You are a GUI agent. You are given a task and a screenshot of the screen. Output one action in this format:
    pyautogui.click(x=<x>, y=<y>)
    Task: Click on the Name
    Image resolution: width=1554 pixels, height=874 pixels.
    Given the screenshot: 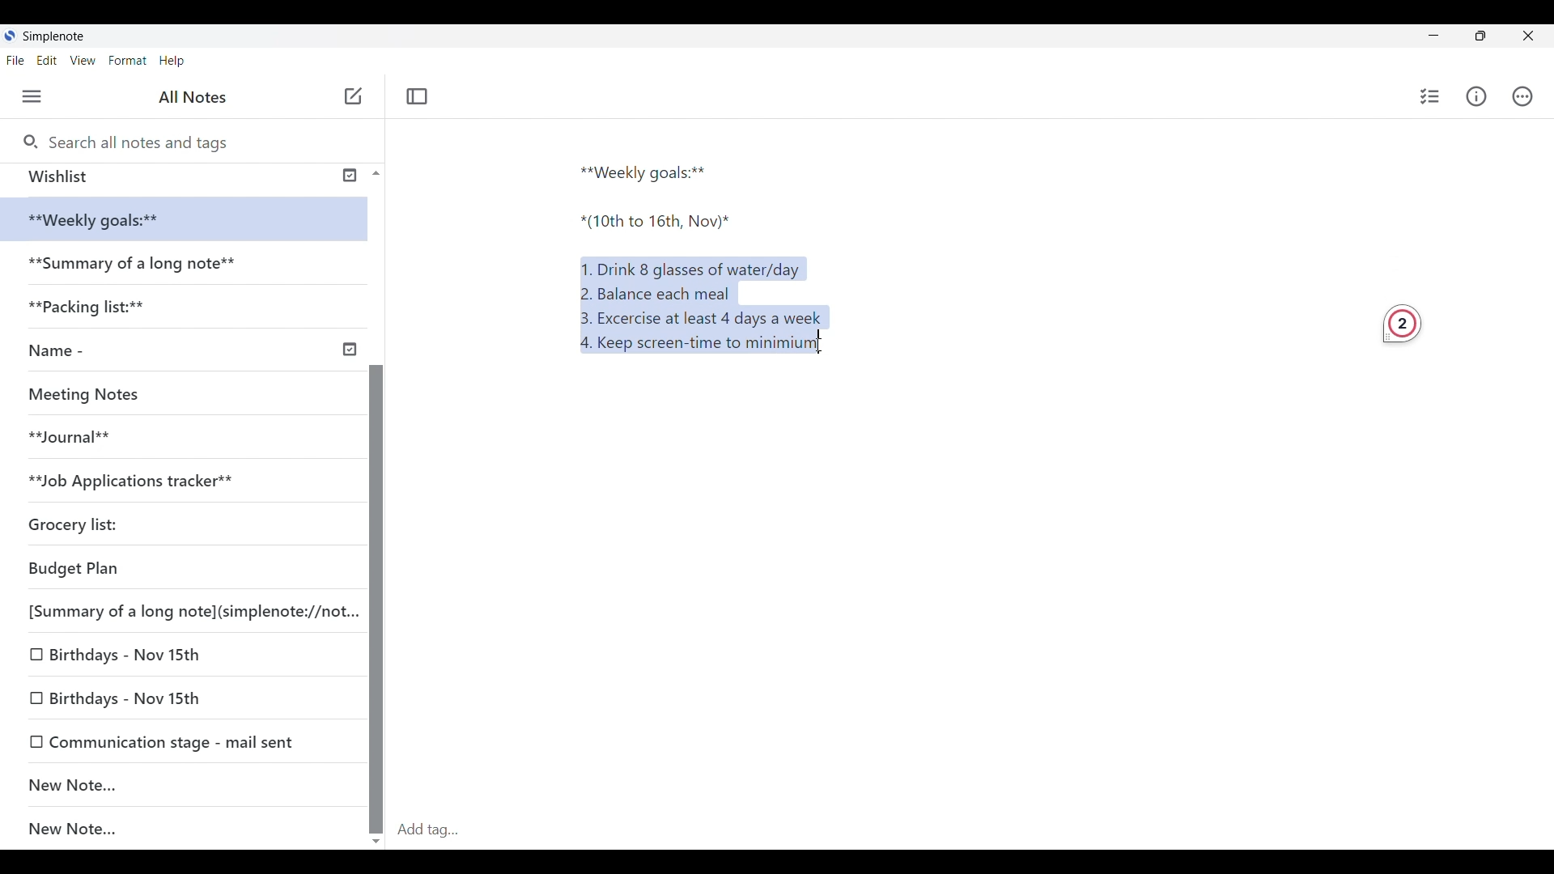 What is the action you would take?
    pyautogui.click(x=189, y=351)
    